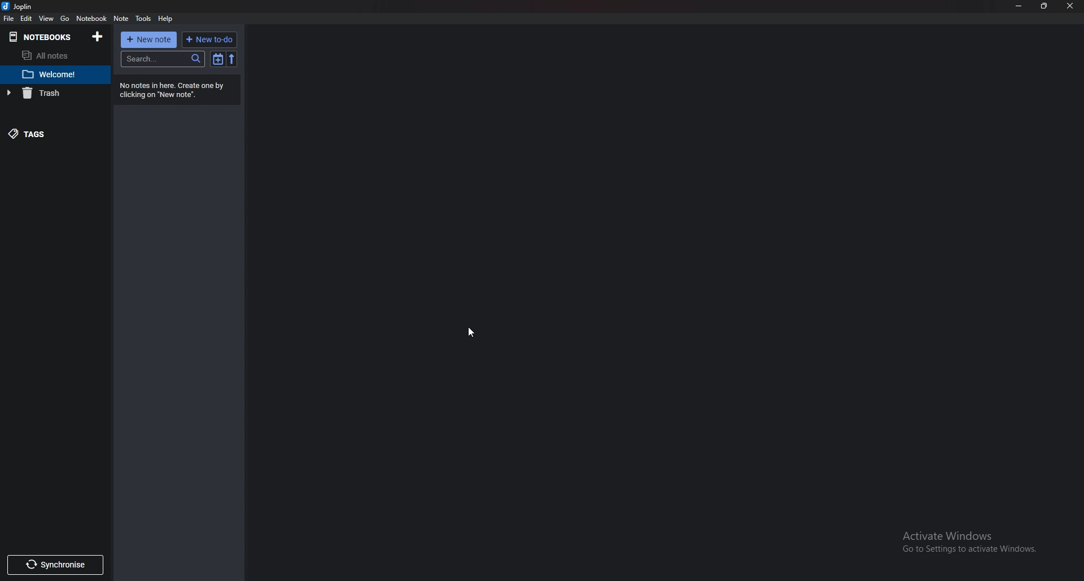  I want to click on Edit, so click(27, 18).